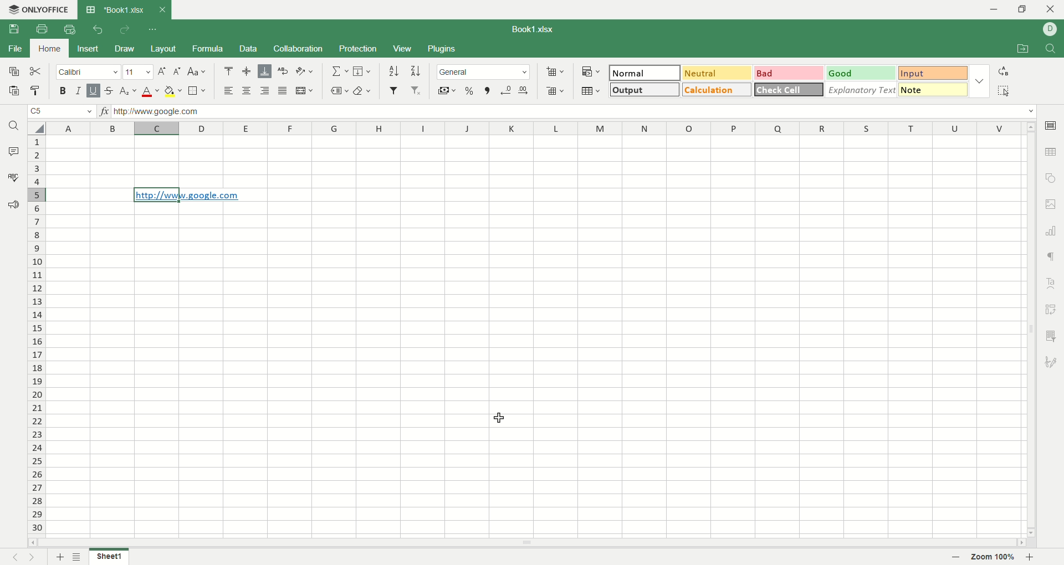 The image size is (1064, 565). I want to click on zoom factor, so click(996, 557).